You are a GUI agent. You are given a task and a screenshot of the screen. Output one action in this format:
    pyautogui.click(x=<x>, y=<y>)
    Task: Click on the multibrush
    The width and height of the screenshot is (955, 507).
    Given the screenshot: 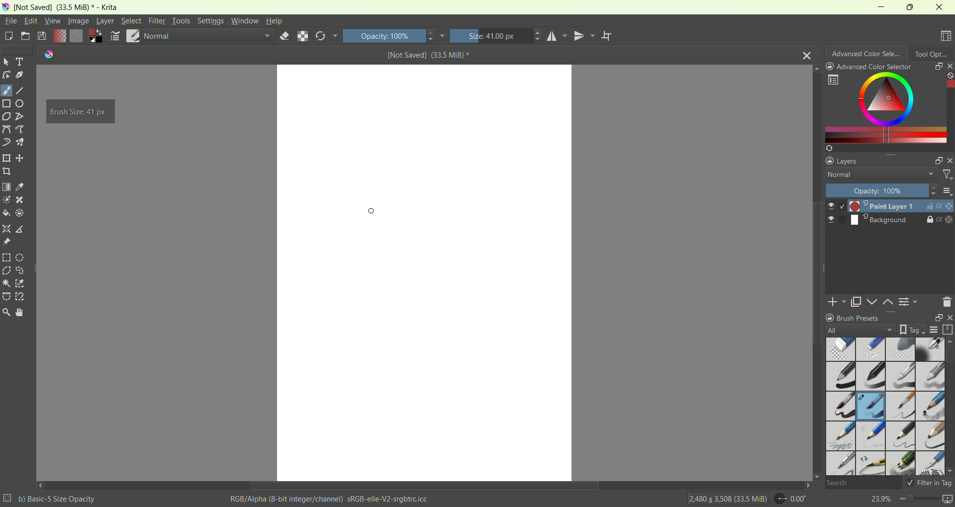 What is the action you would take?
    pyautogui.click(x=20, y=142)
    